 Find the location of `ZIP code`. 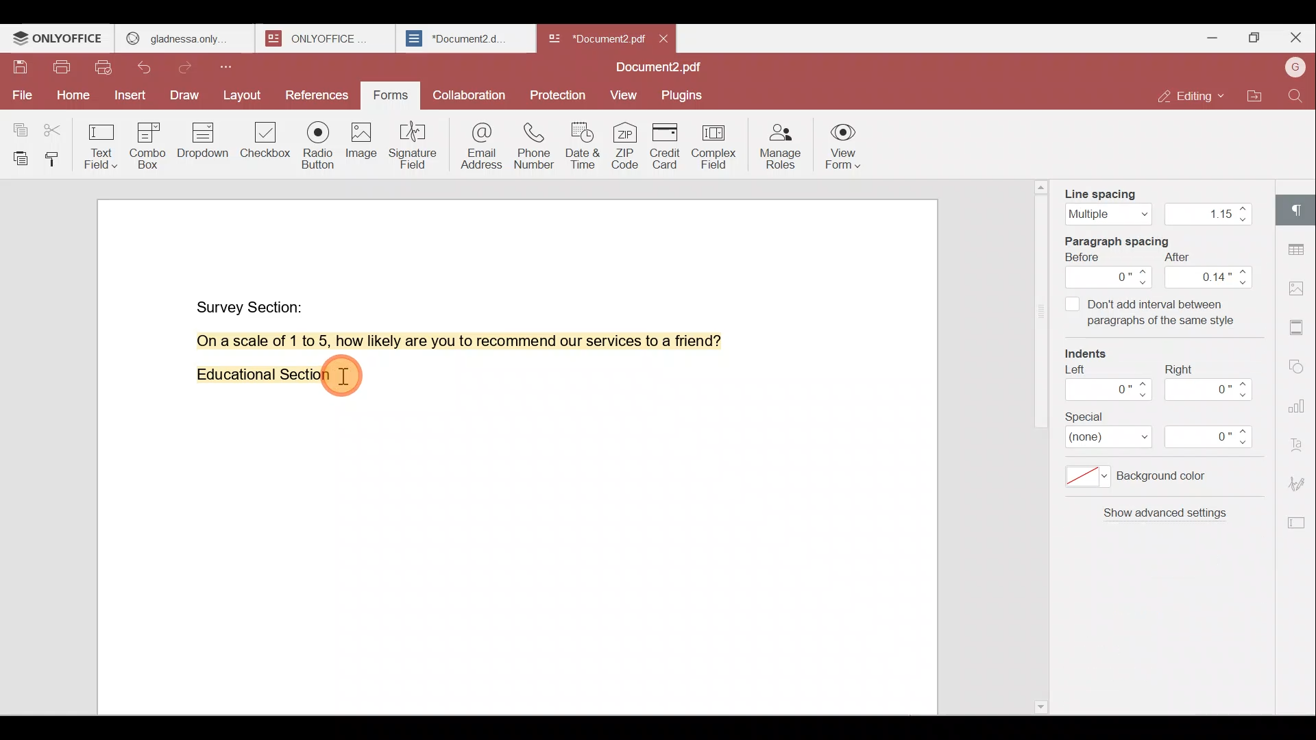

ZIP code is located at coordinates (626, 145).